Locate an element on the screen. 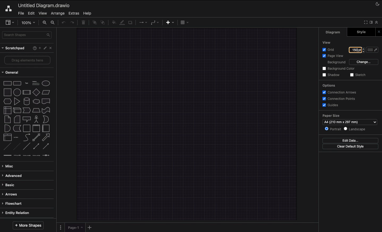 The image size is (382, 232). Guides is located at coordinates (332, 105).